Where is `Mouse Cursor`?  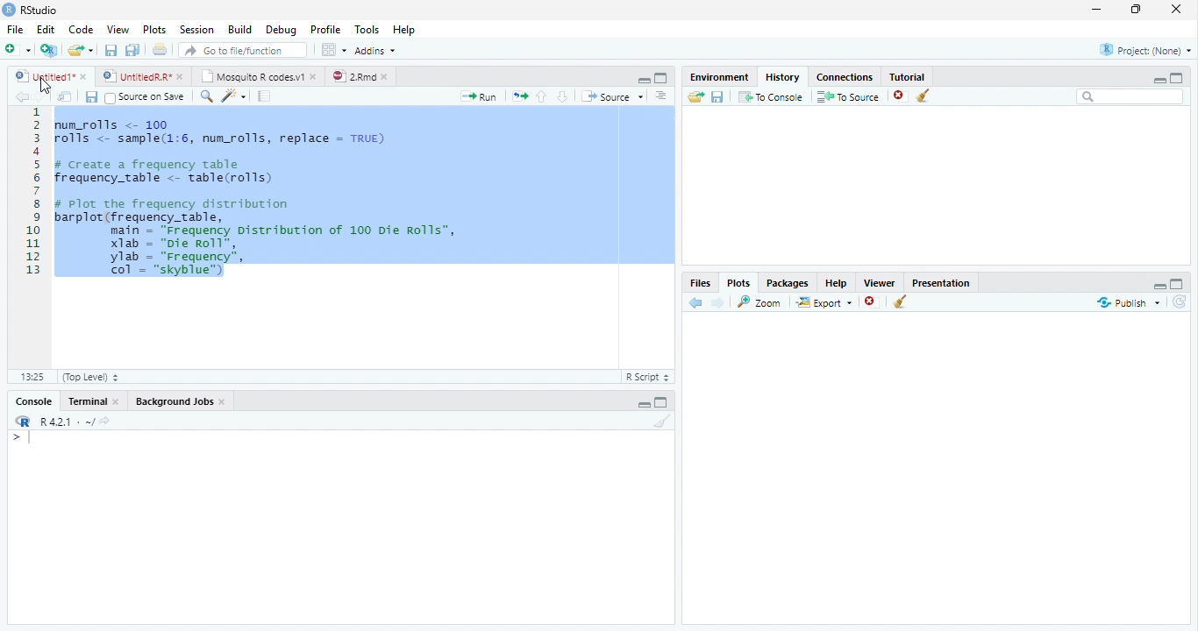 Mouse Cursor is located at coordinates (49, 88).